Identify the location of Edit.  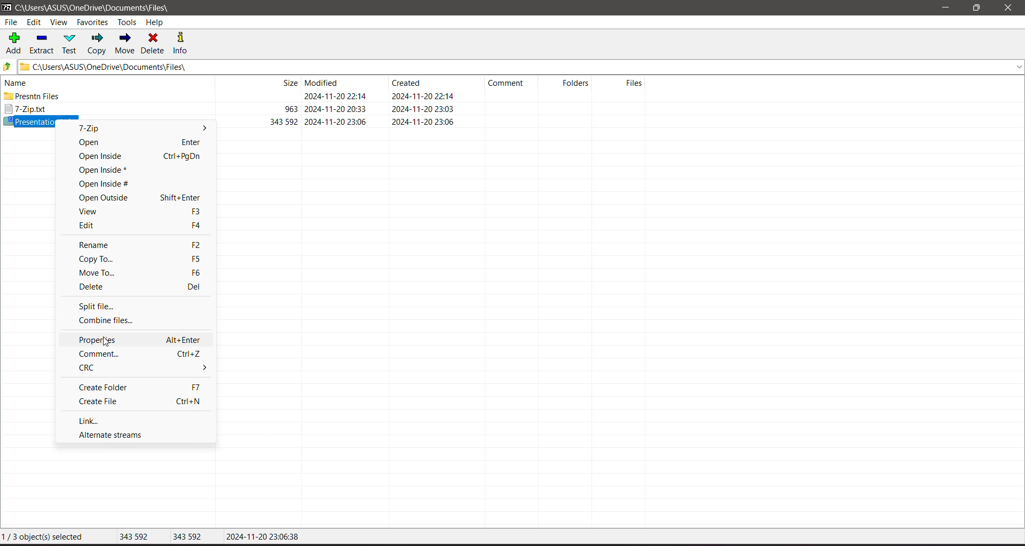
(35, 23).